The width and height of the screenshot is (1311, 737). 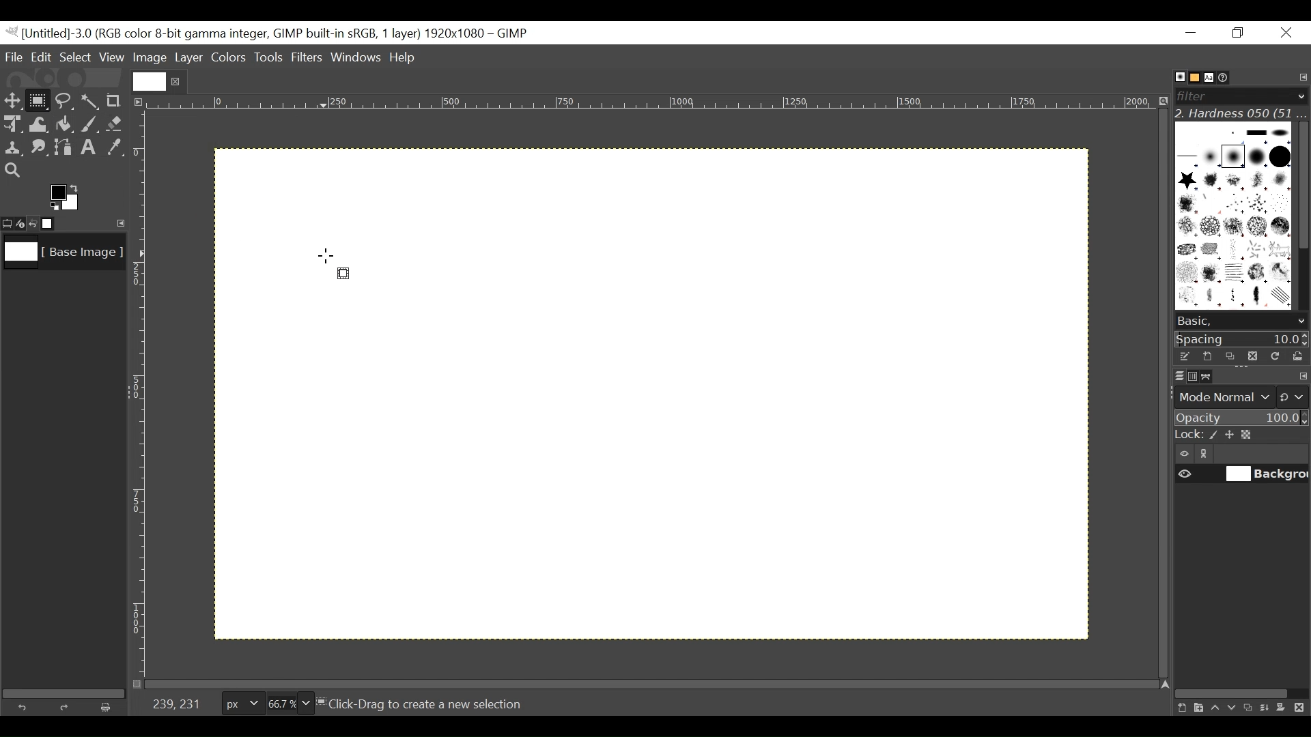 What do you see at coordinates (176, 704) in the screenshot?
I see `239,231` at bounding box center [176, 704].